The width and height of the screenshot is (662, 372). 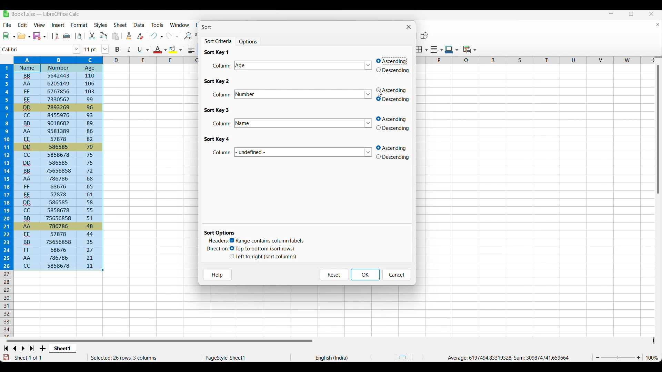 I want to click on Indicates sort by column, so click(x=223, y=94).